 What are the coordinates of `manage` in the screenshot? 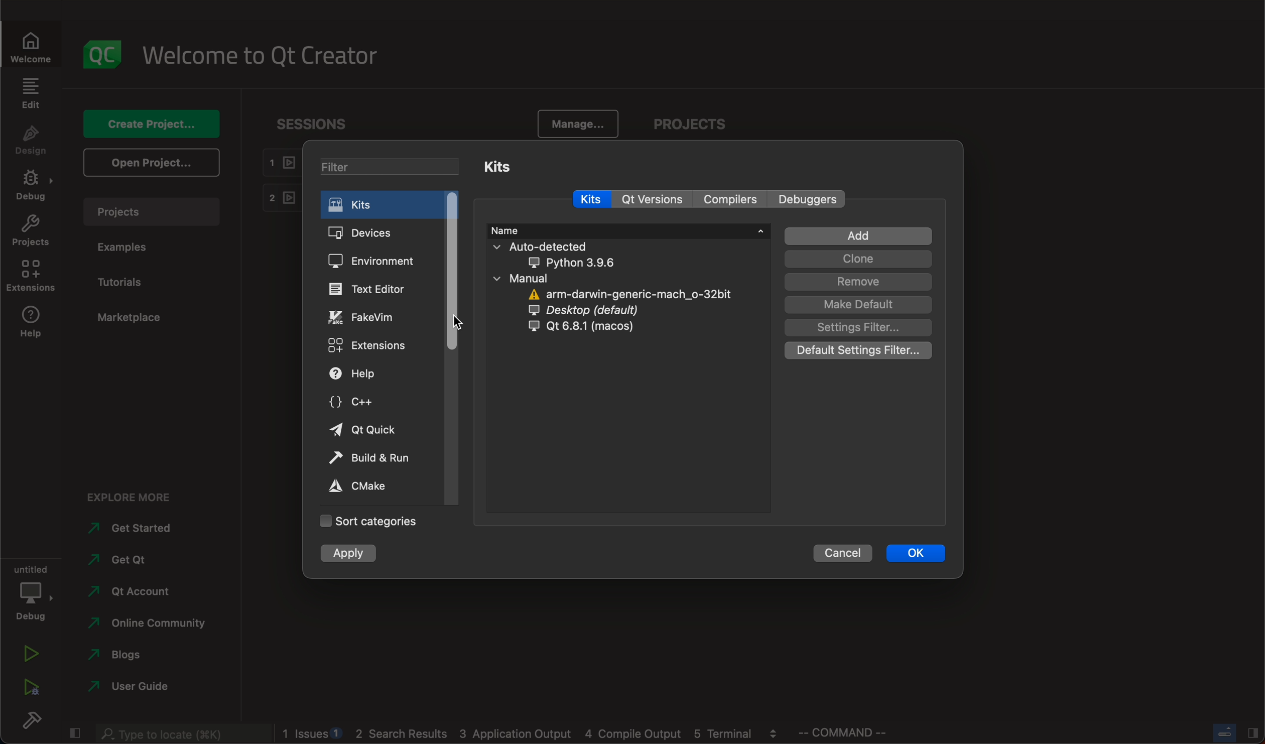 It's located at (578, 123).